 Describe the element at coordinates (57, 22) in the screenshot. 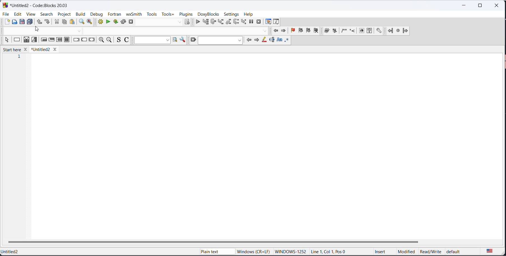

I see `cut` at that location.